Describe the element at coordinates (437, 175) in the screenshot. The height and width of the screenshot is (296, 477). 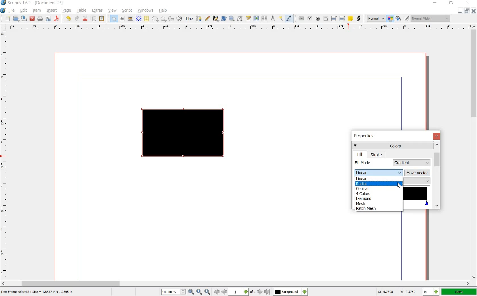
I see `scrollbar` at that location.